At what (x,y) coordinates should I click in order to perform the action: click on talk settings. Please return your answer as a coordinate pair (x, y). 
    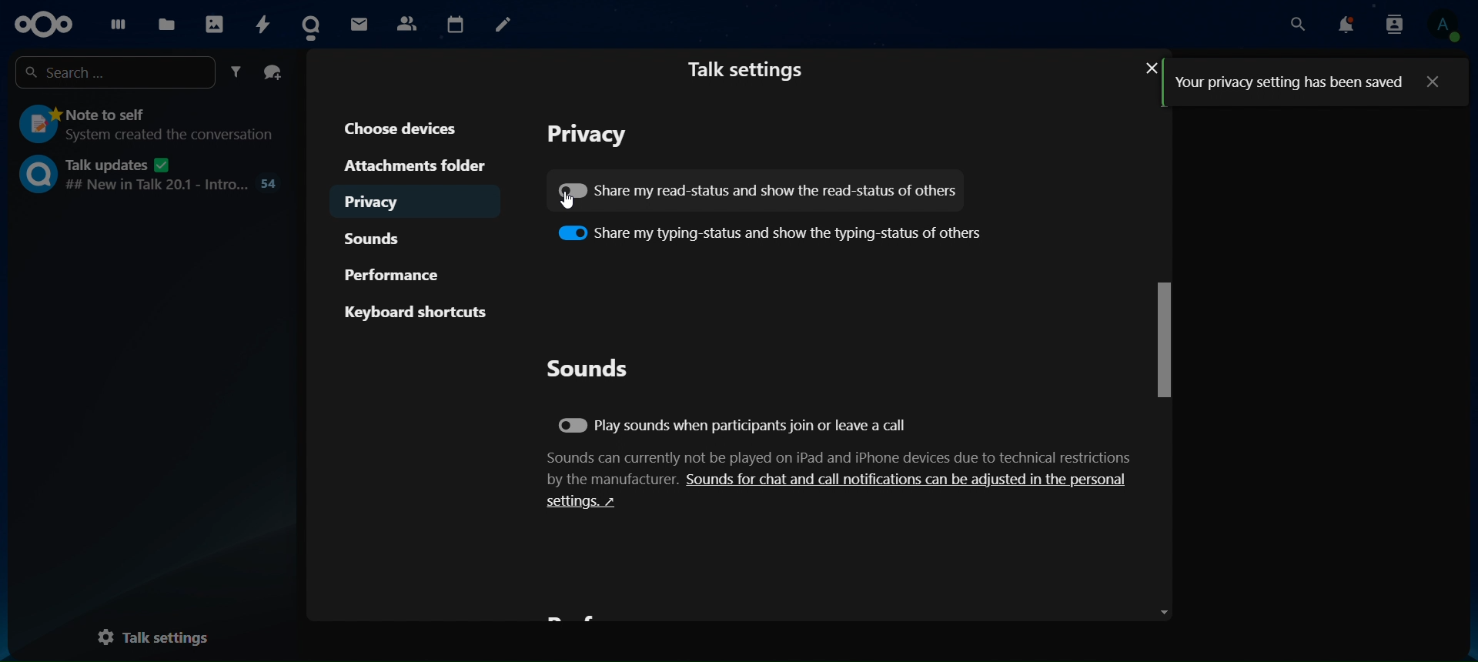
    Looking at the image, I should click on (163, 634).